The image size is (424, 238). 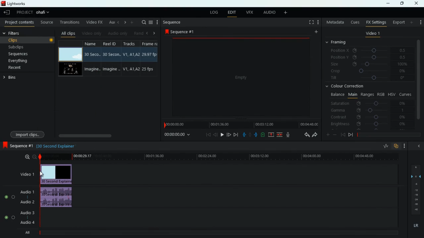 I want to click on ranges, so click(x=367, y=95).